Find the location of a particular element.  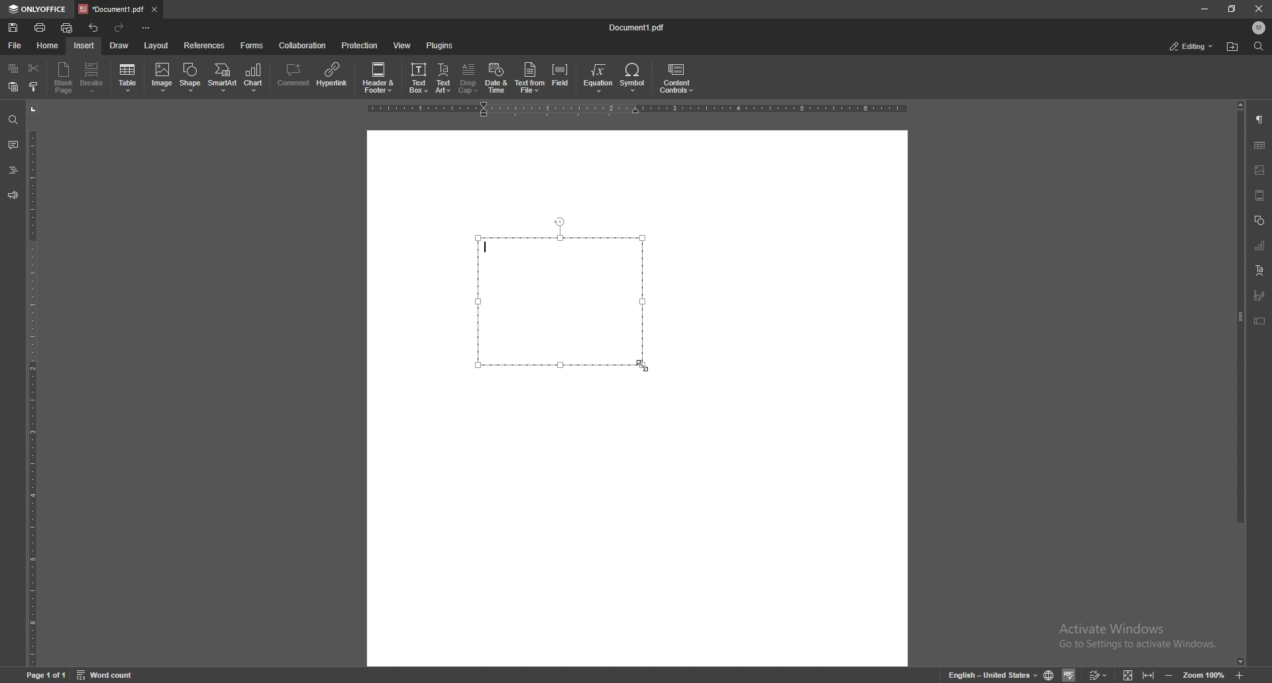

text art is located at coordinates (1259, 270).